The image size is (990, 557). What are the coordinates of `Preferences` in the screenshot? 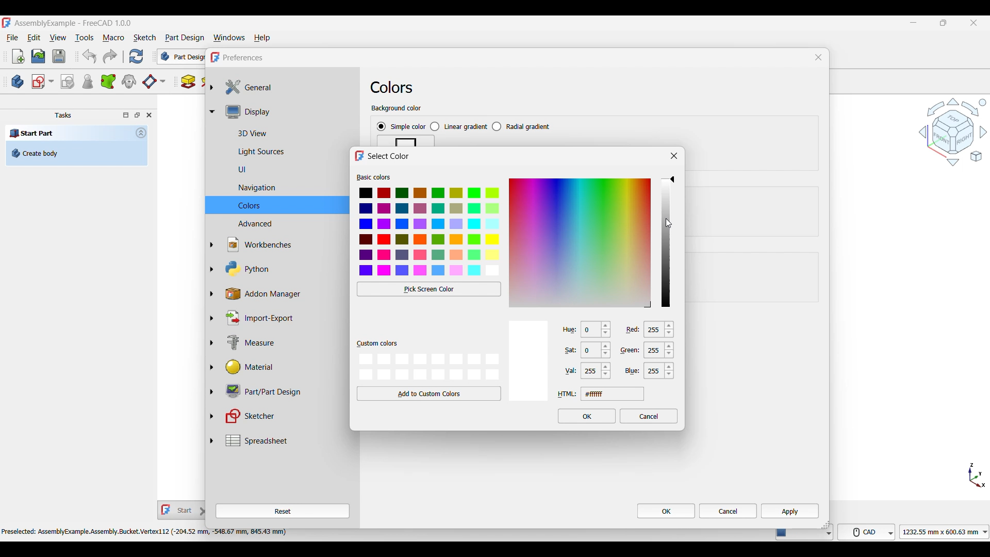 It's located at (243, 58).